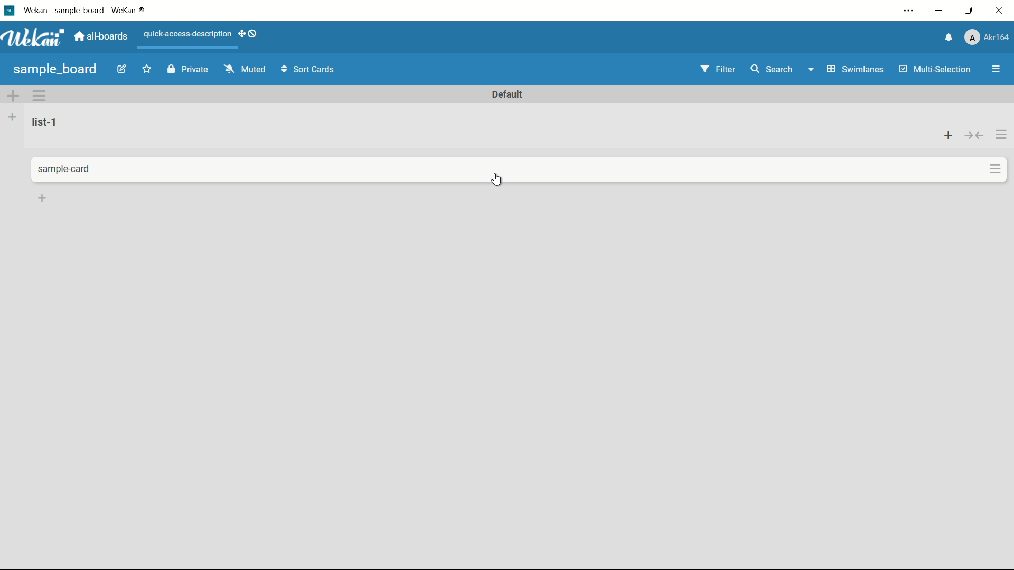 Image resolution: width=1014 pixels, height=570 pixels. What do you see at coordinates (810, 71) in the screenshot?
I see `dropdown` at bounding box center [810, 71].